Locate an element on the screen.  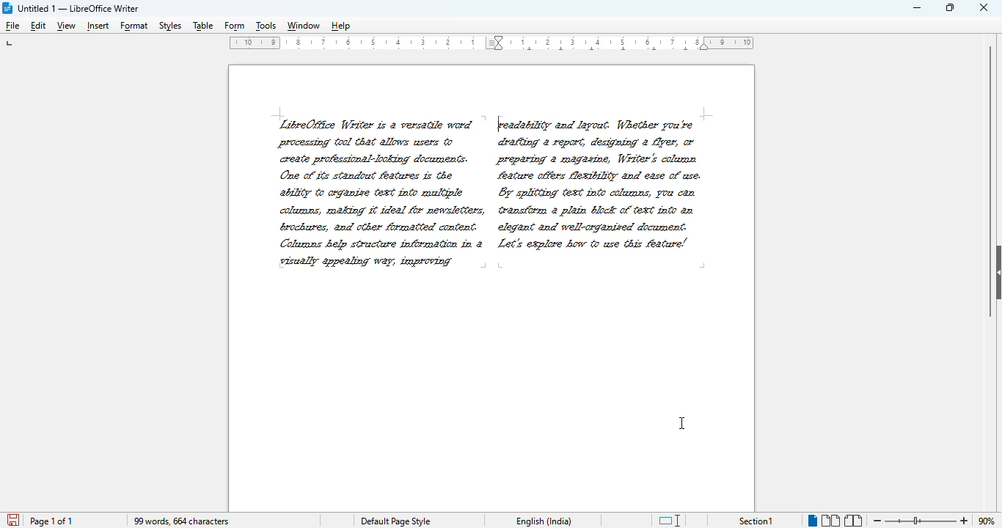
8, 8, 10 is located at coordinates (723, 40).